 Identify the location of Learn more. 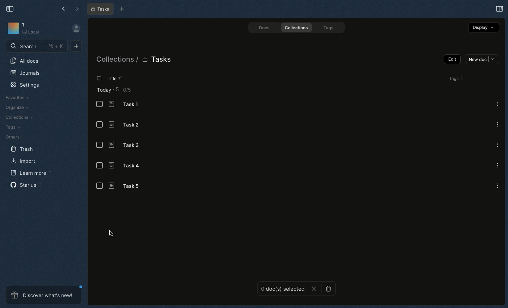
(30, 173).